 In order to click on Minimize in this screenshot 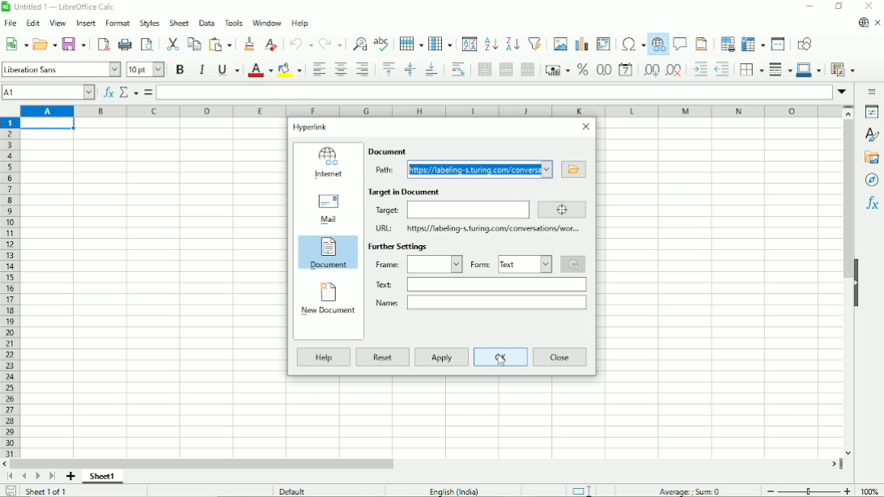, I will do `click(810, 7)`.